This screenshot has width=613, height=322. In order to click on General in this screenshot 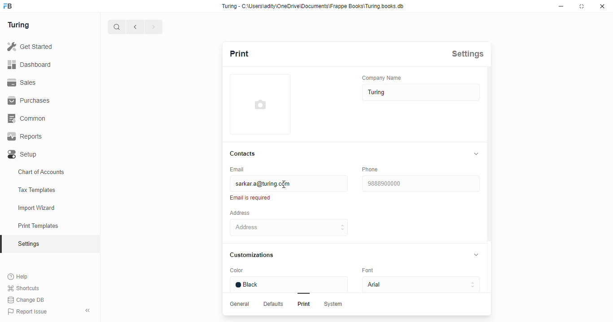, I will do `click(241, 304)`.